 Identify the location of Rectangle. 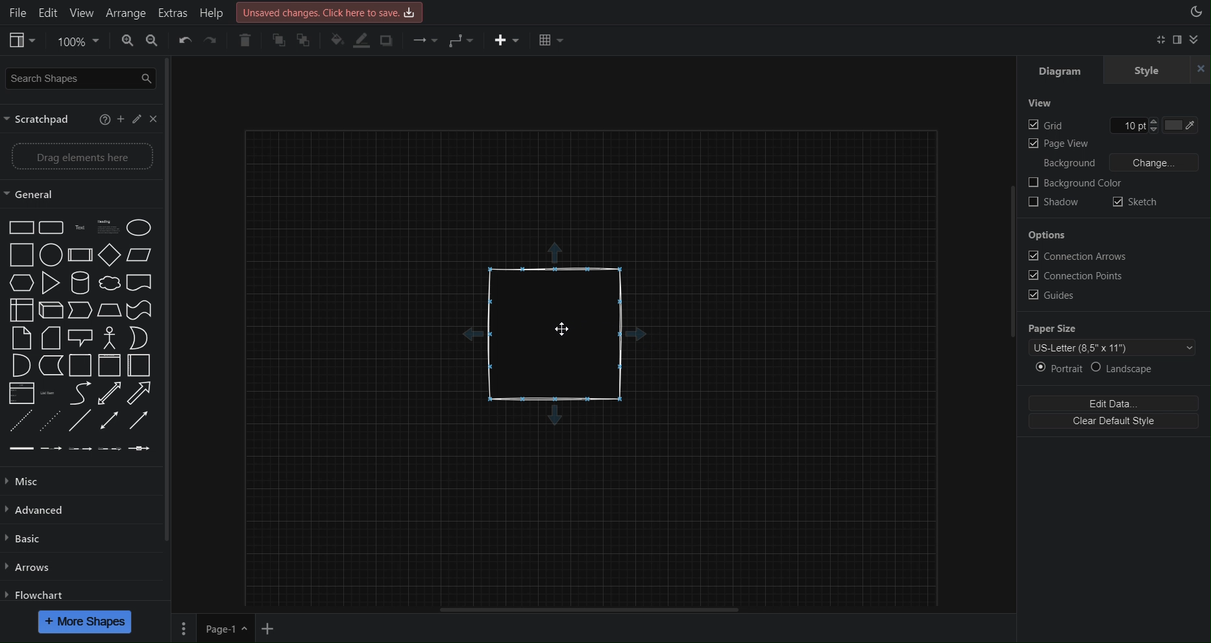
(561, 331).